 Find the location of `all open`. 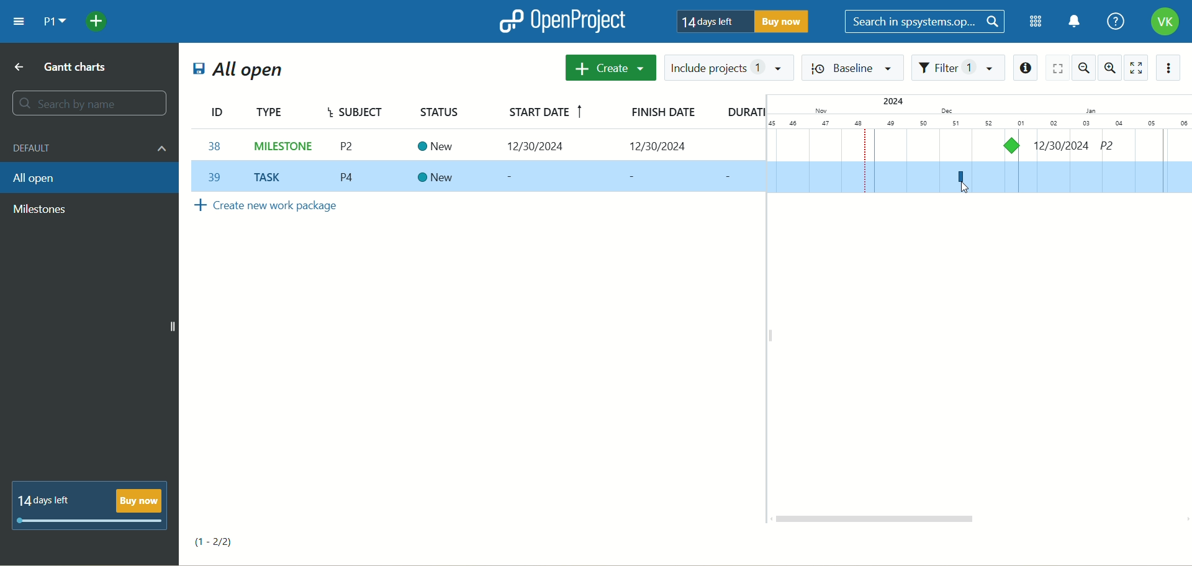

all open is located at coordinates (241, 70).